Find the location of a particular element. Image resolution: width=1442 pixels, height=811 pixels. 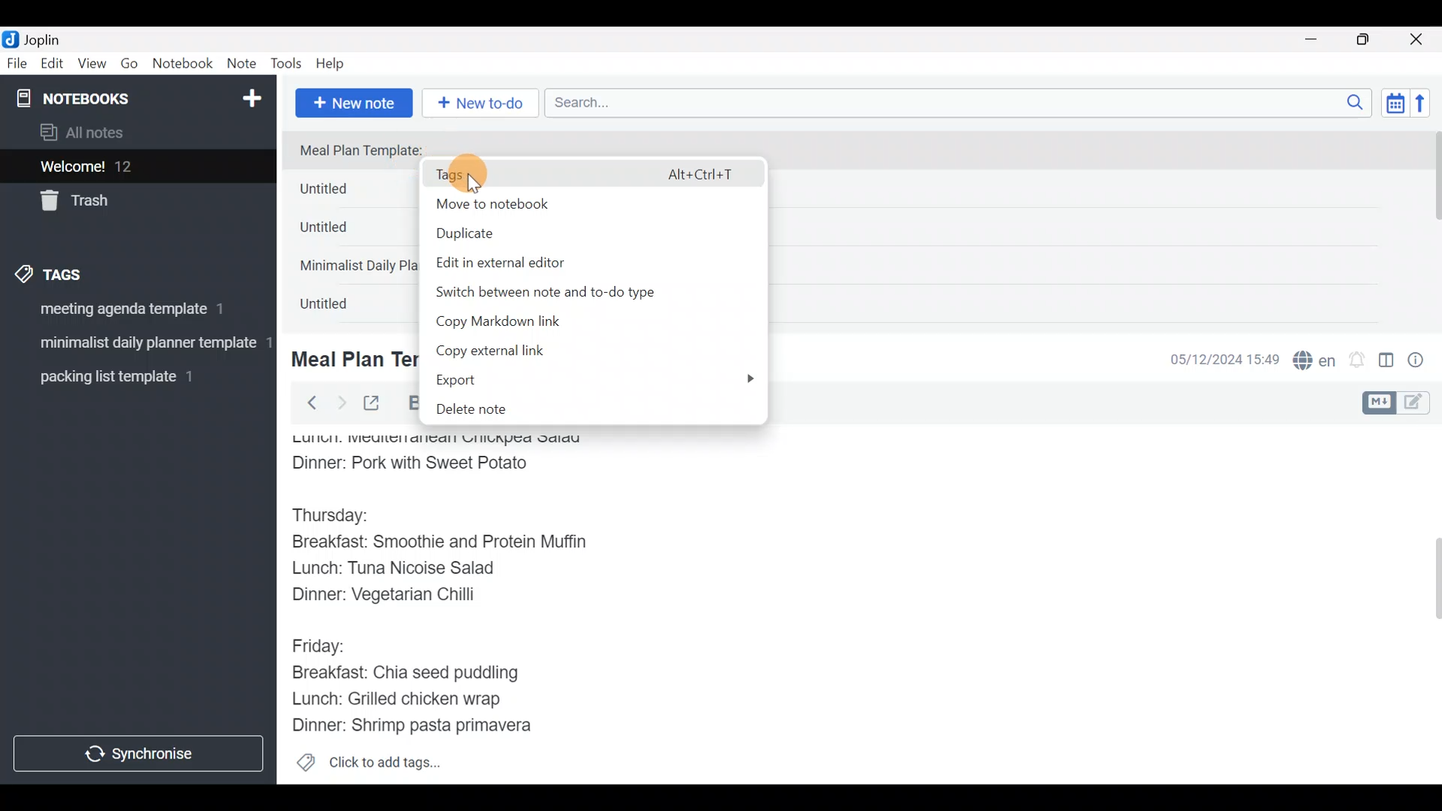

Toggle editor layout is located at coordinates (1387, 362).